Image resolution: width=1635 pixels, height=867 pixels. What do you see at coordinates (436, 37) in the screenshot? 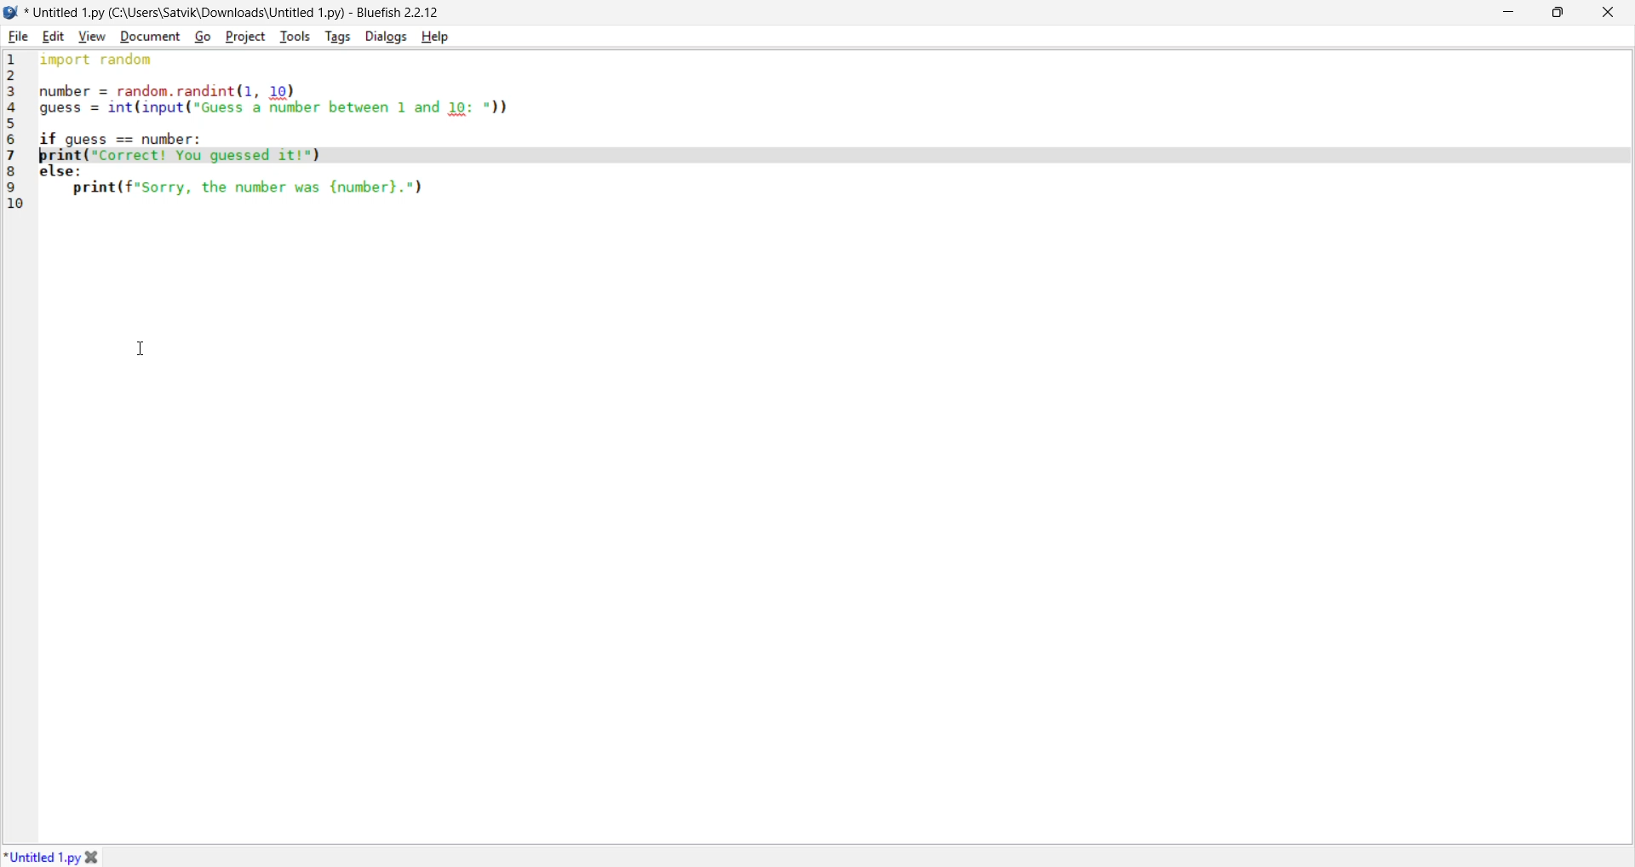
I see `help` at bounding box center [436, 37].